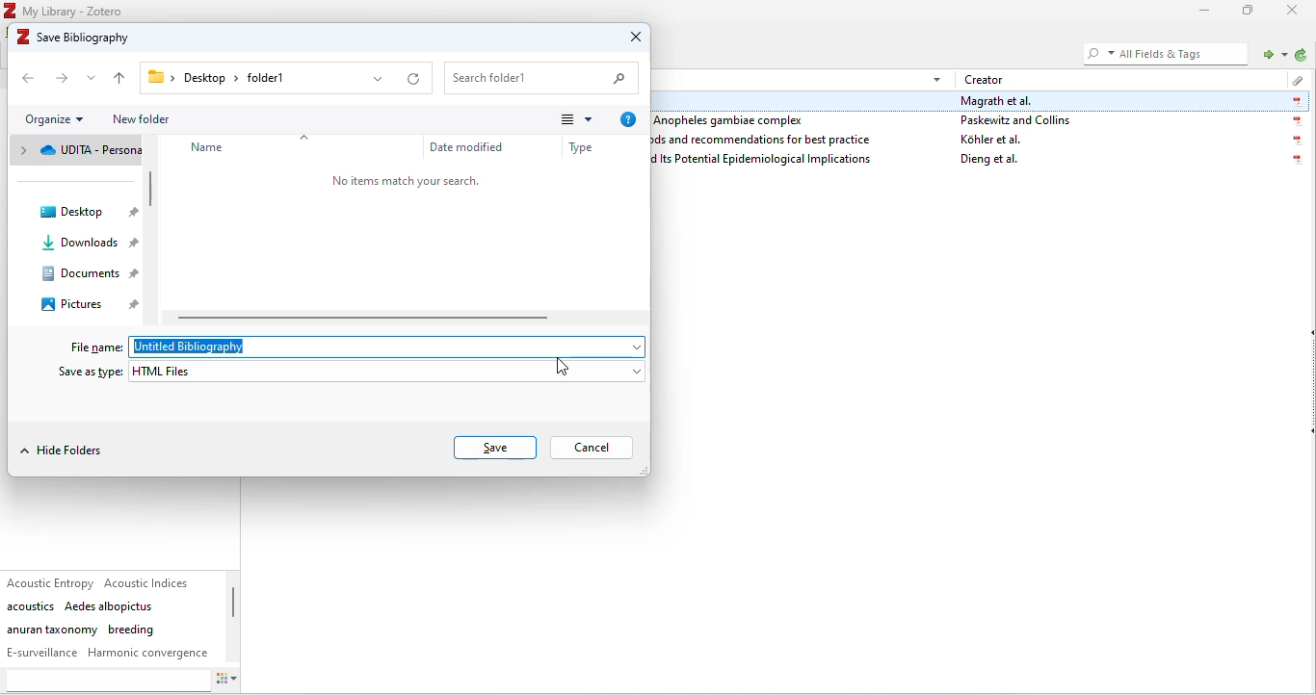  What do you see at coordinates (235, 605) in the screenshot?
I see `vertical scroll bar` at bounding box center [235, 605].